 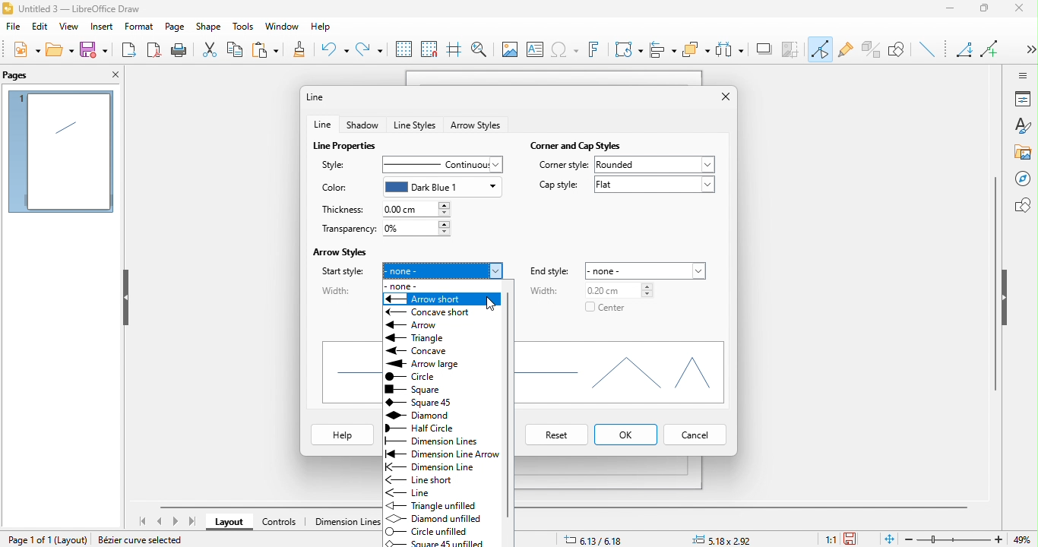 What do you see at coordinates (347, 144) in the screenshot?
I see `line properties` at bounding box center [347, 144].